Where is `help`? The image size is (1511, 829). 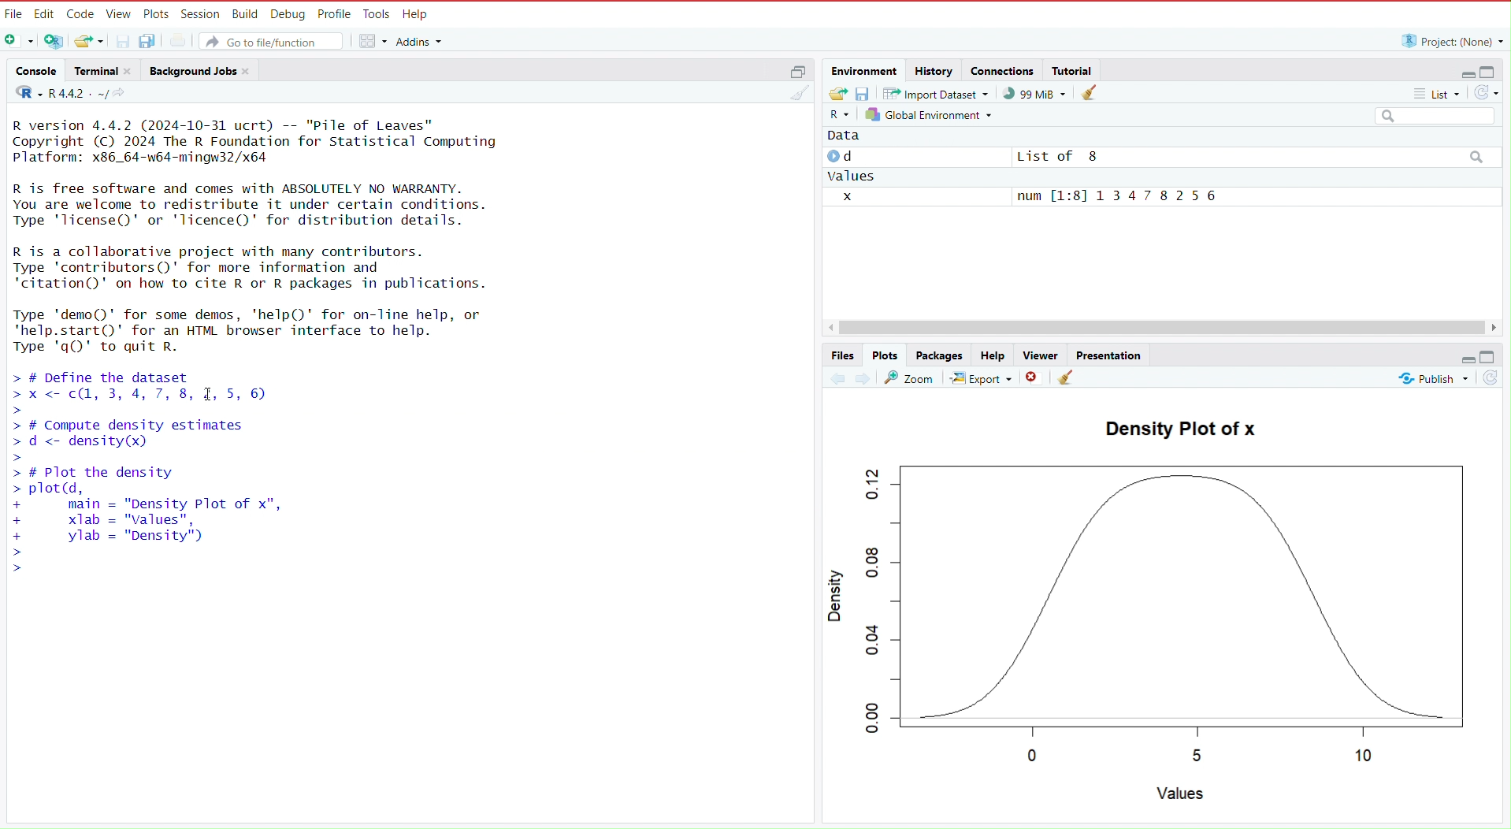
help is located at coordinates (418, 13).